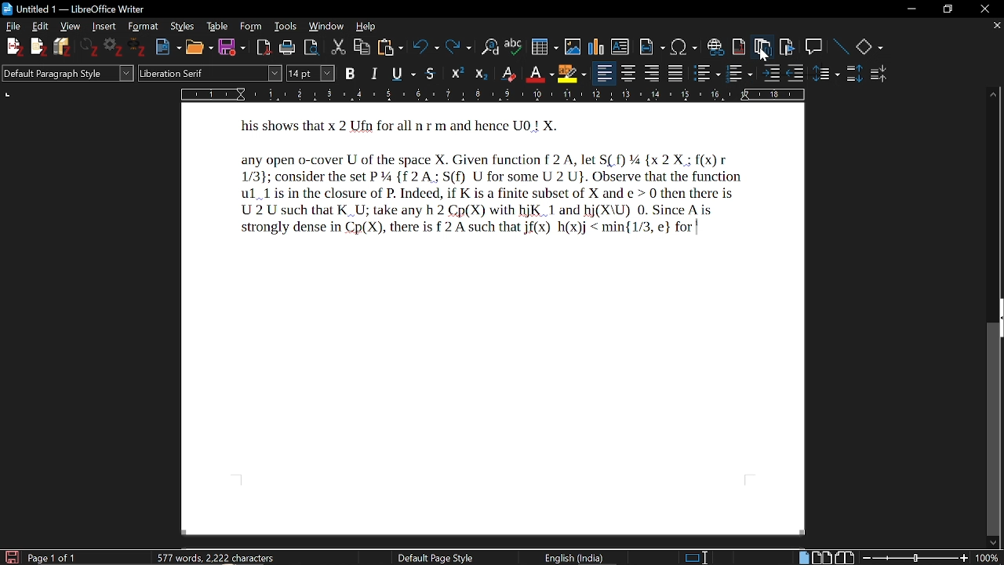 This screenshot has height=565, width=1004. What do you see at coordinates (995, 27) in the screenshot?
I see `Close current tab` at bounding box center [995, 27].